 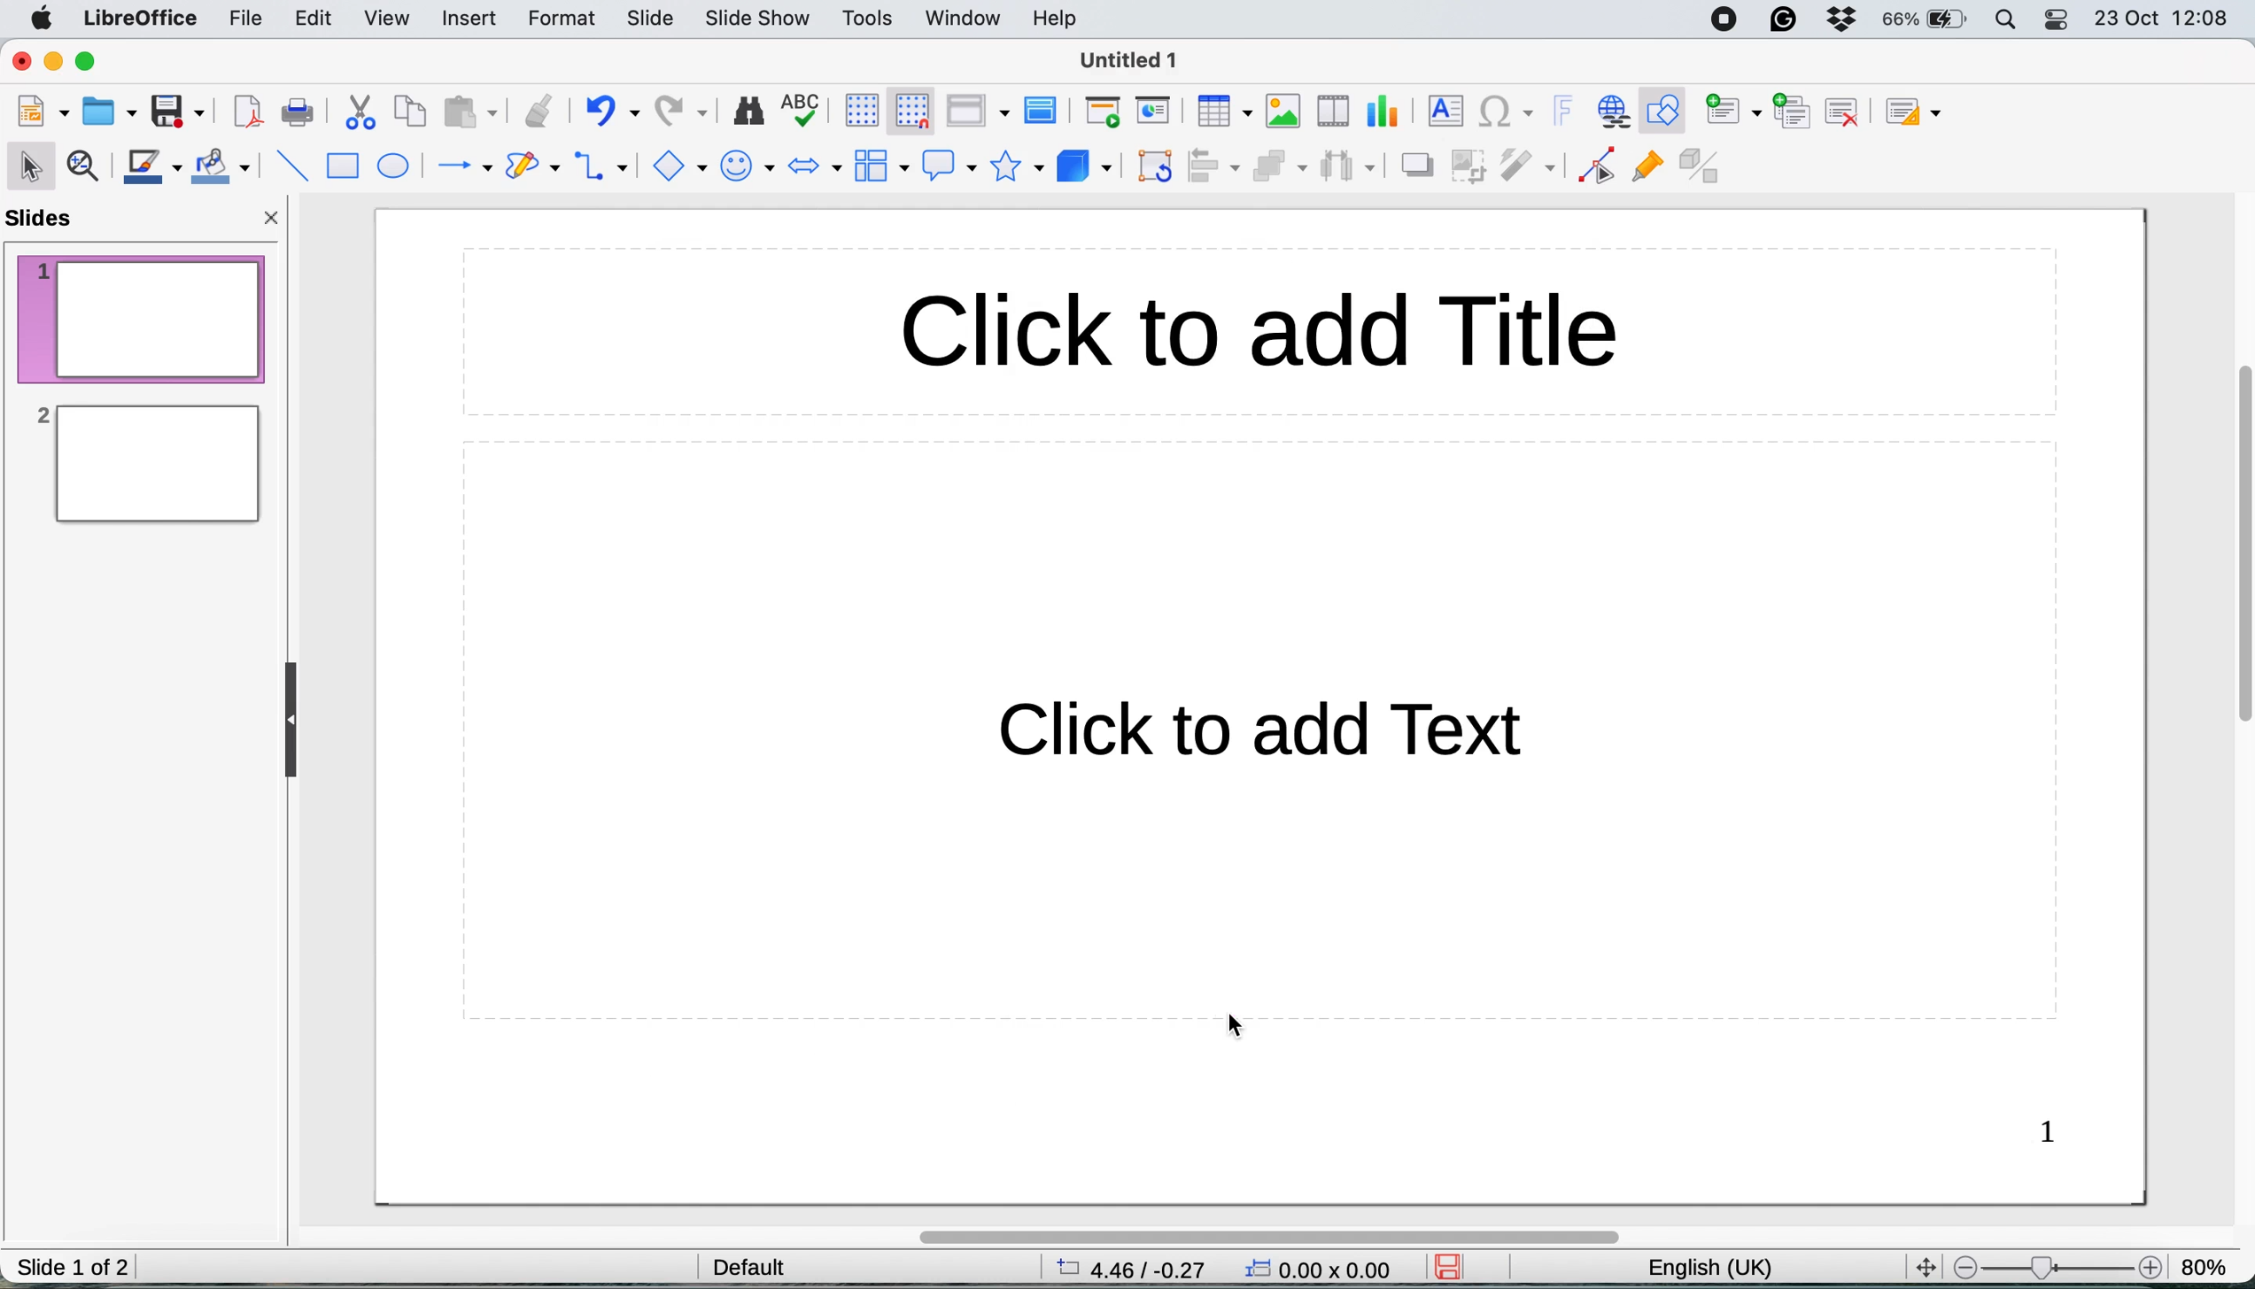 I want to click on redo, so click(x=685, y=112).